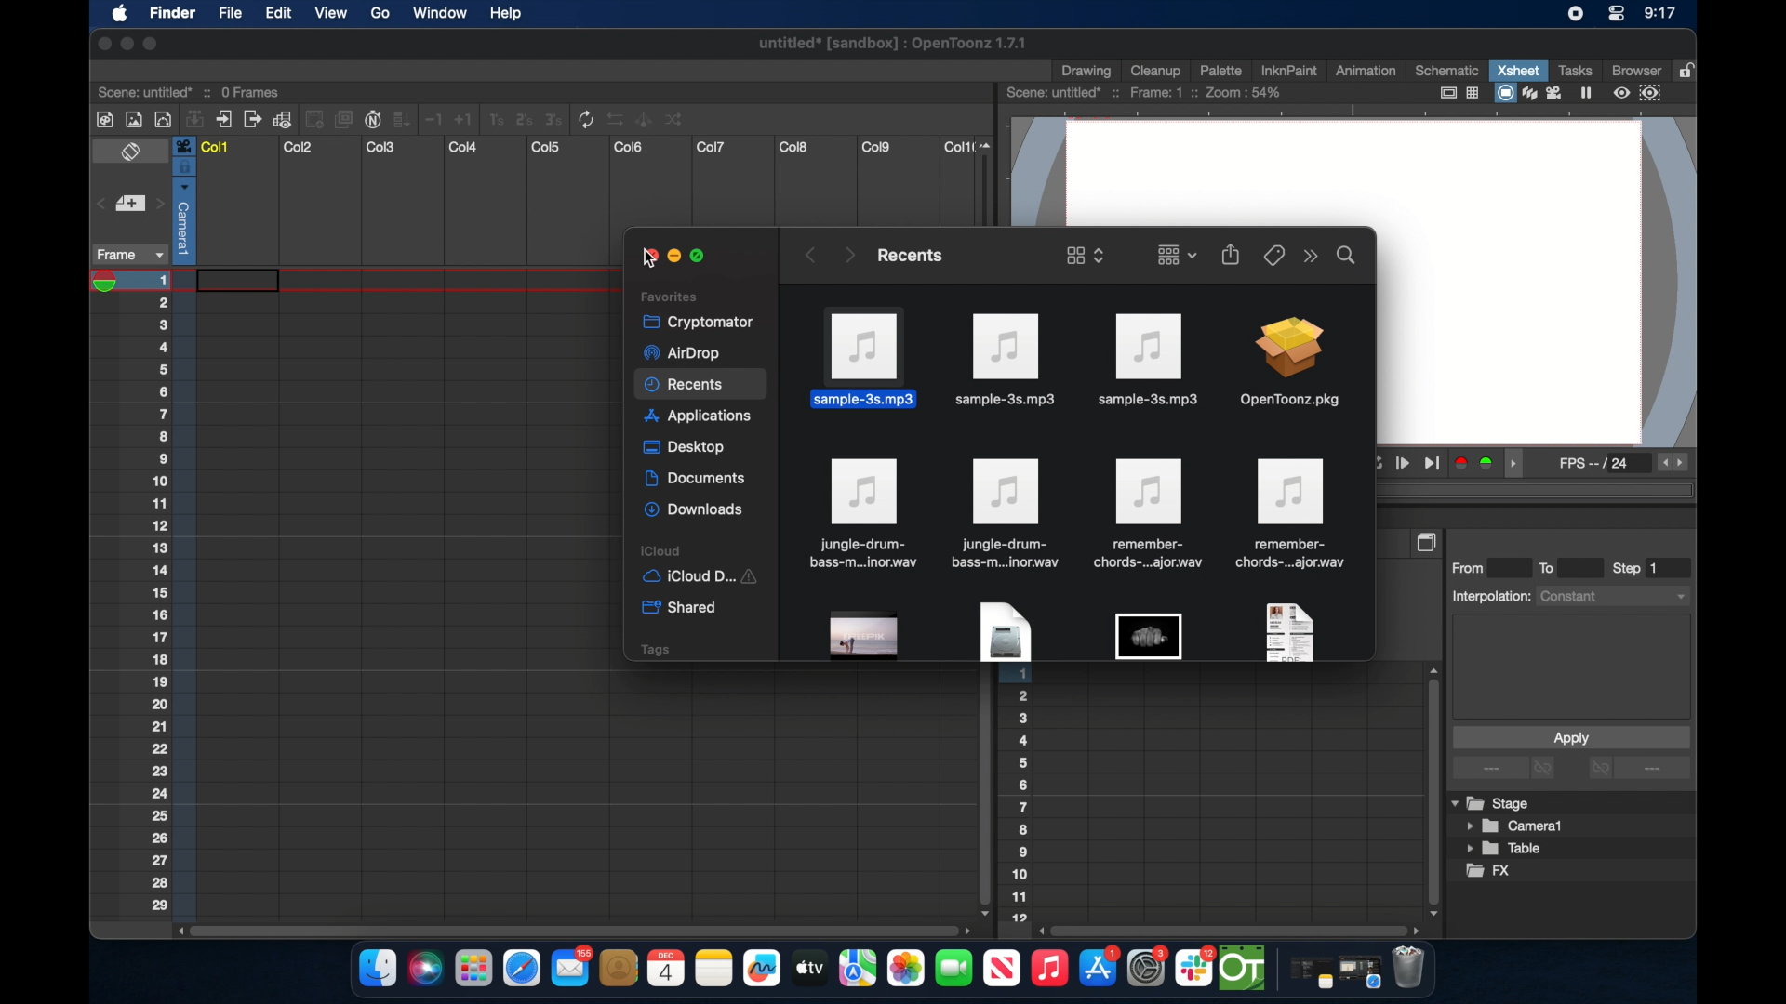 The width and height of the screenshot is (1786, 1004). What do you see at coordinates (1293, 514) in the screenshot?
I see `file` at bounding box center [1293, 514].